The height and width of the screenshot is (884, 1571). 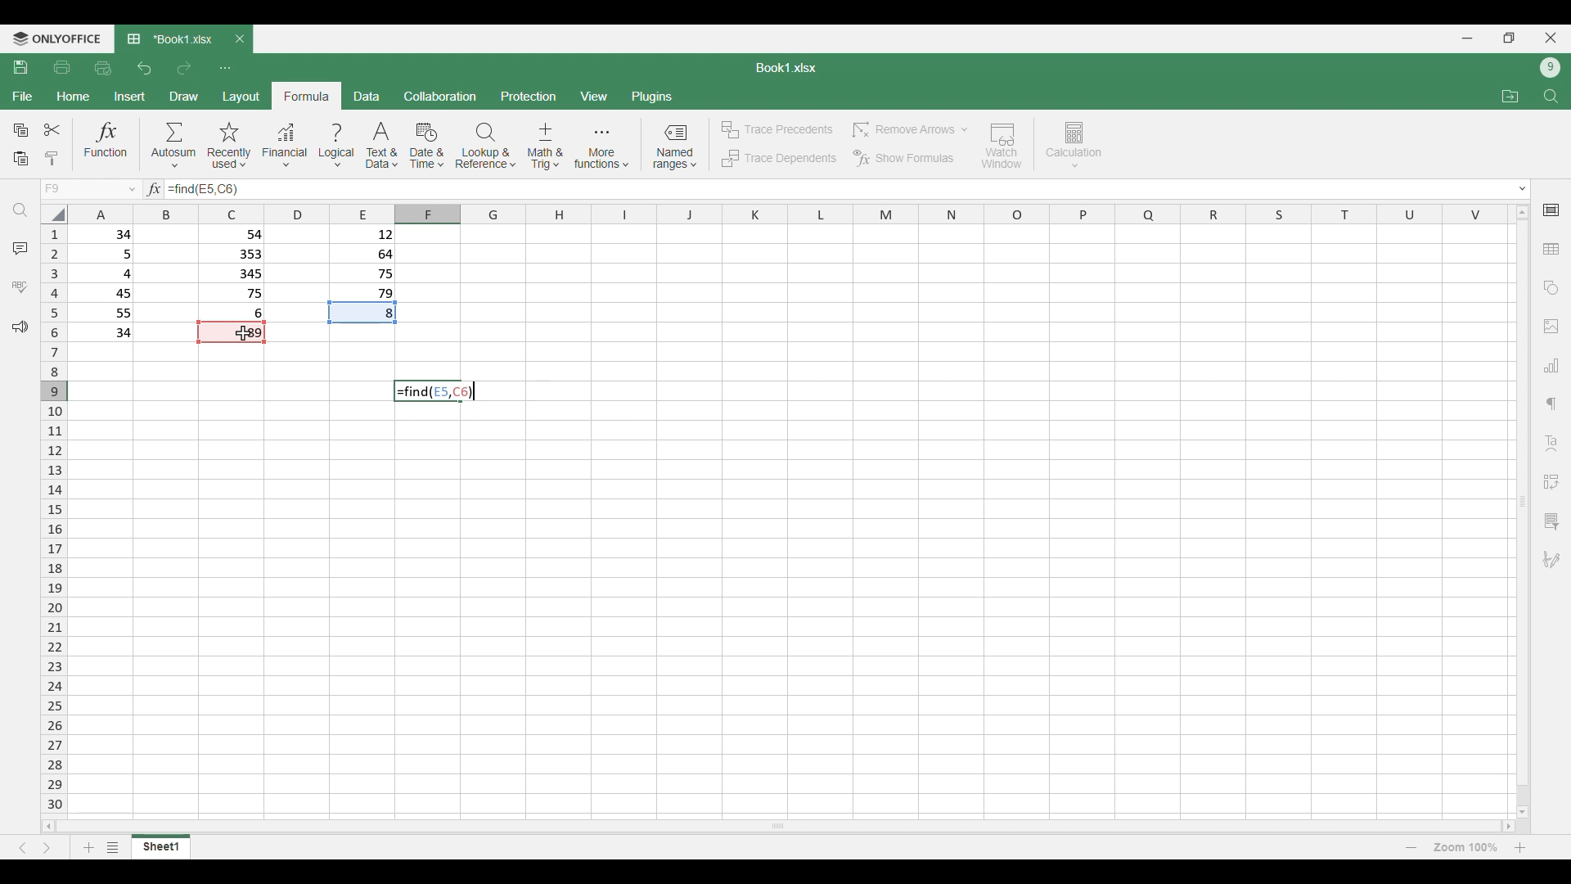 What do you see at coordinates (174, 144) in the screenshot?
I see `Autosum` at bounding box center [174, 144].